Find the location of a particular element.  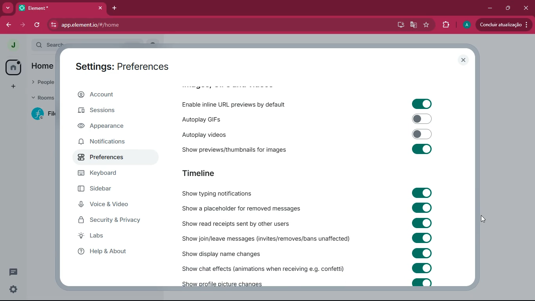

settings: preferences is located at coordinates (121, 66).